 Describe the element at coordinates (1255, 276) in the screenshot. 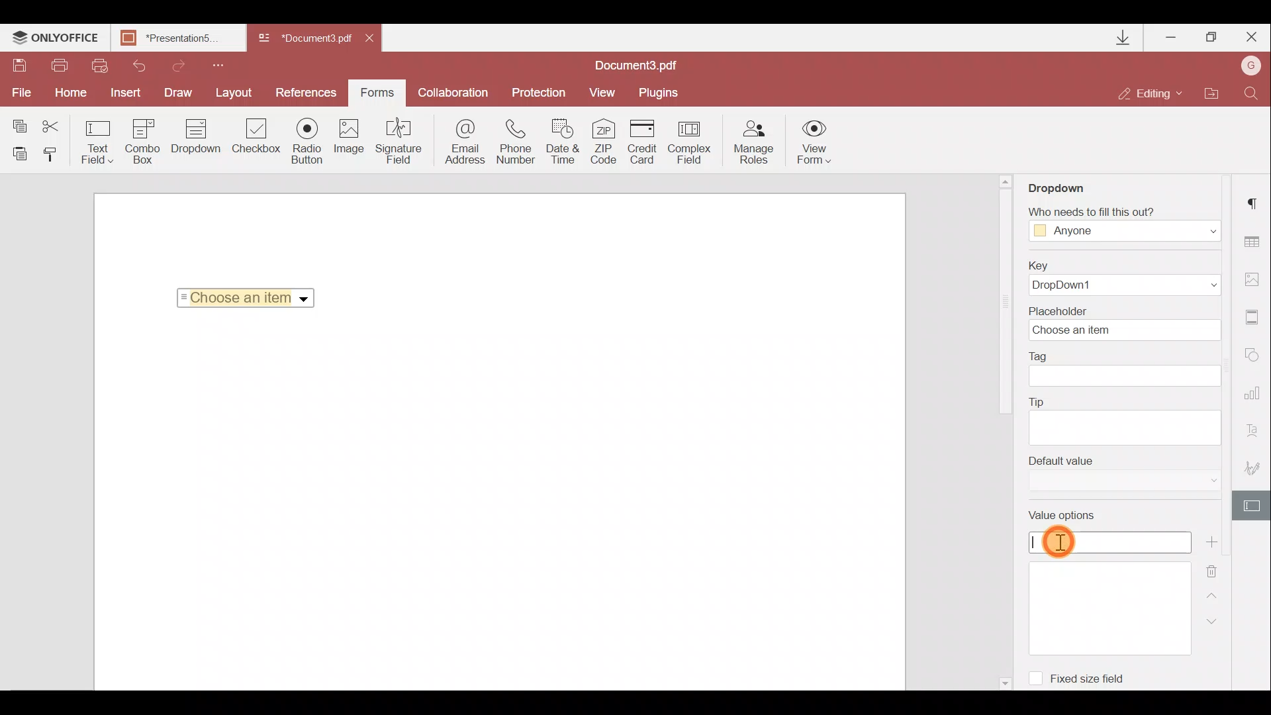

I see `Image settings` at that location.